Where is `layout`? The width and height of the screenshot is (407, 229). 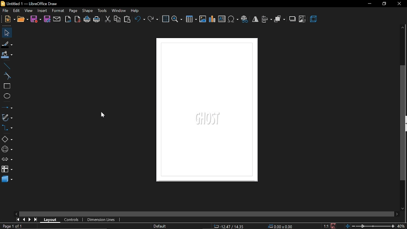
layout is located at coordinates (50, 219).